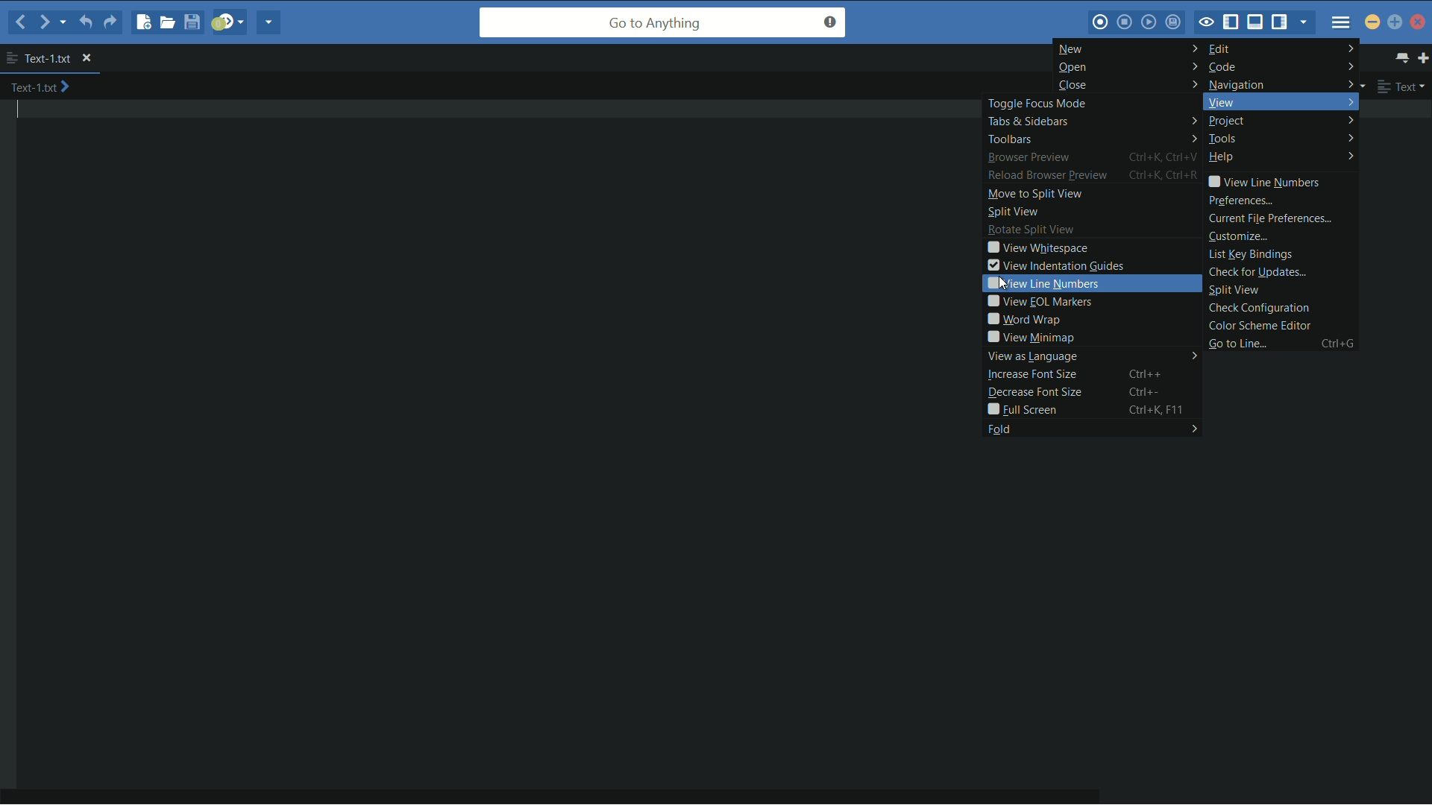  Describe the element at coordinates (1162, 156) in the screenshot. I see `Ctrl+K, Ctrl+V` at that location.